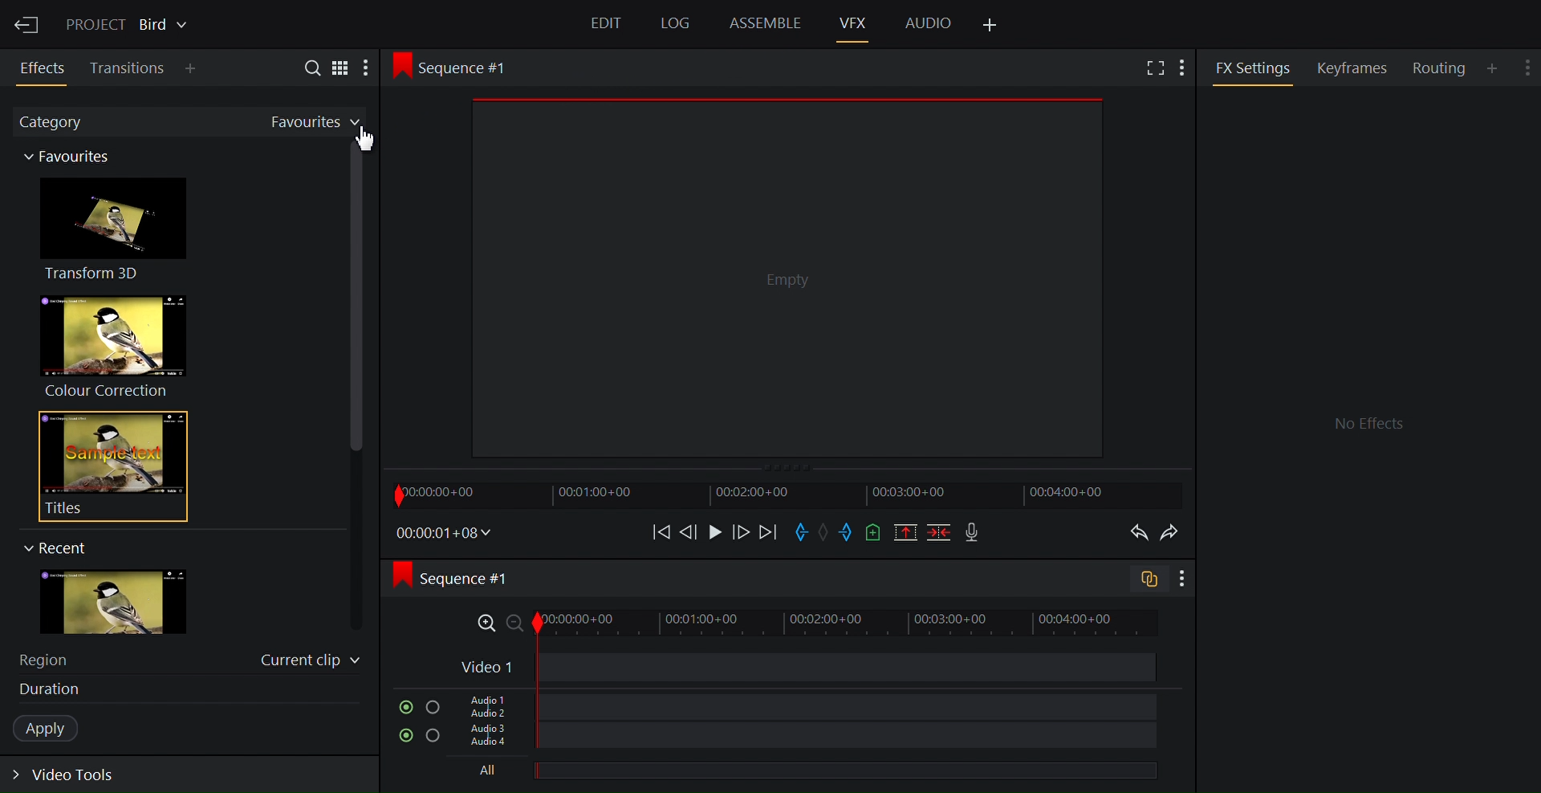 This screenshot has height=793, width=1541. Describe the element at coordinates (855, 22) in the screenshot. I see `VFX` at that location.